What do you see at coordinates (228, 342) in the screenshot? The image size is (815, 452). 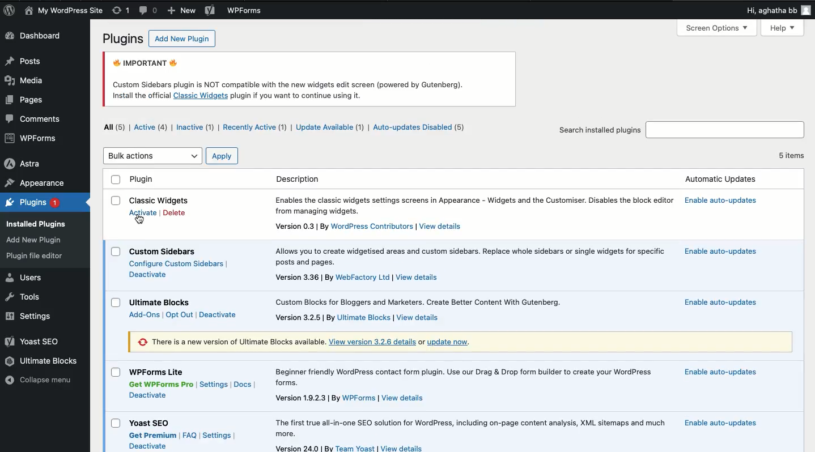 I see `note` at bounding box center [228, 342].